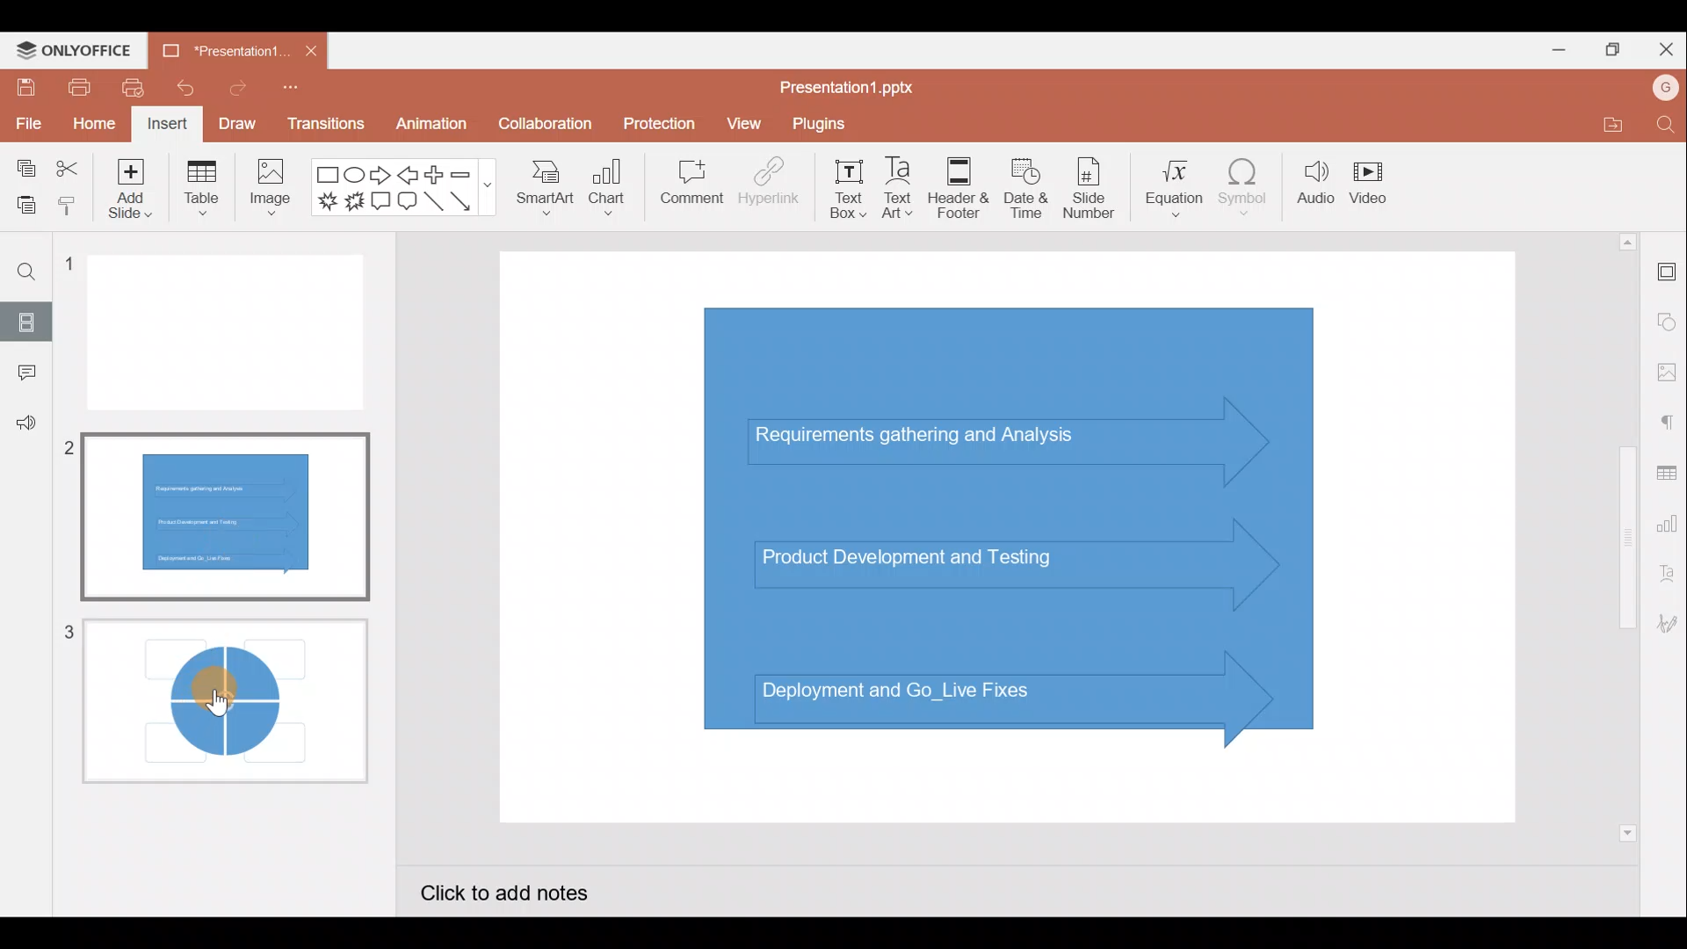 The image size is (1687, 949). I want to click on Shape settings, so click(1667, 315).